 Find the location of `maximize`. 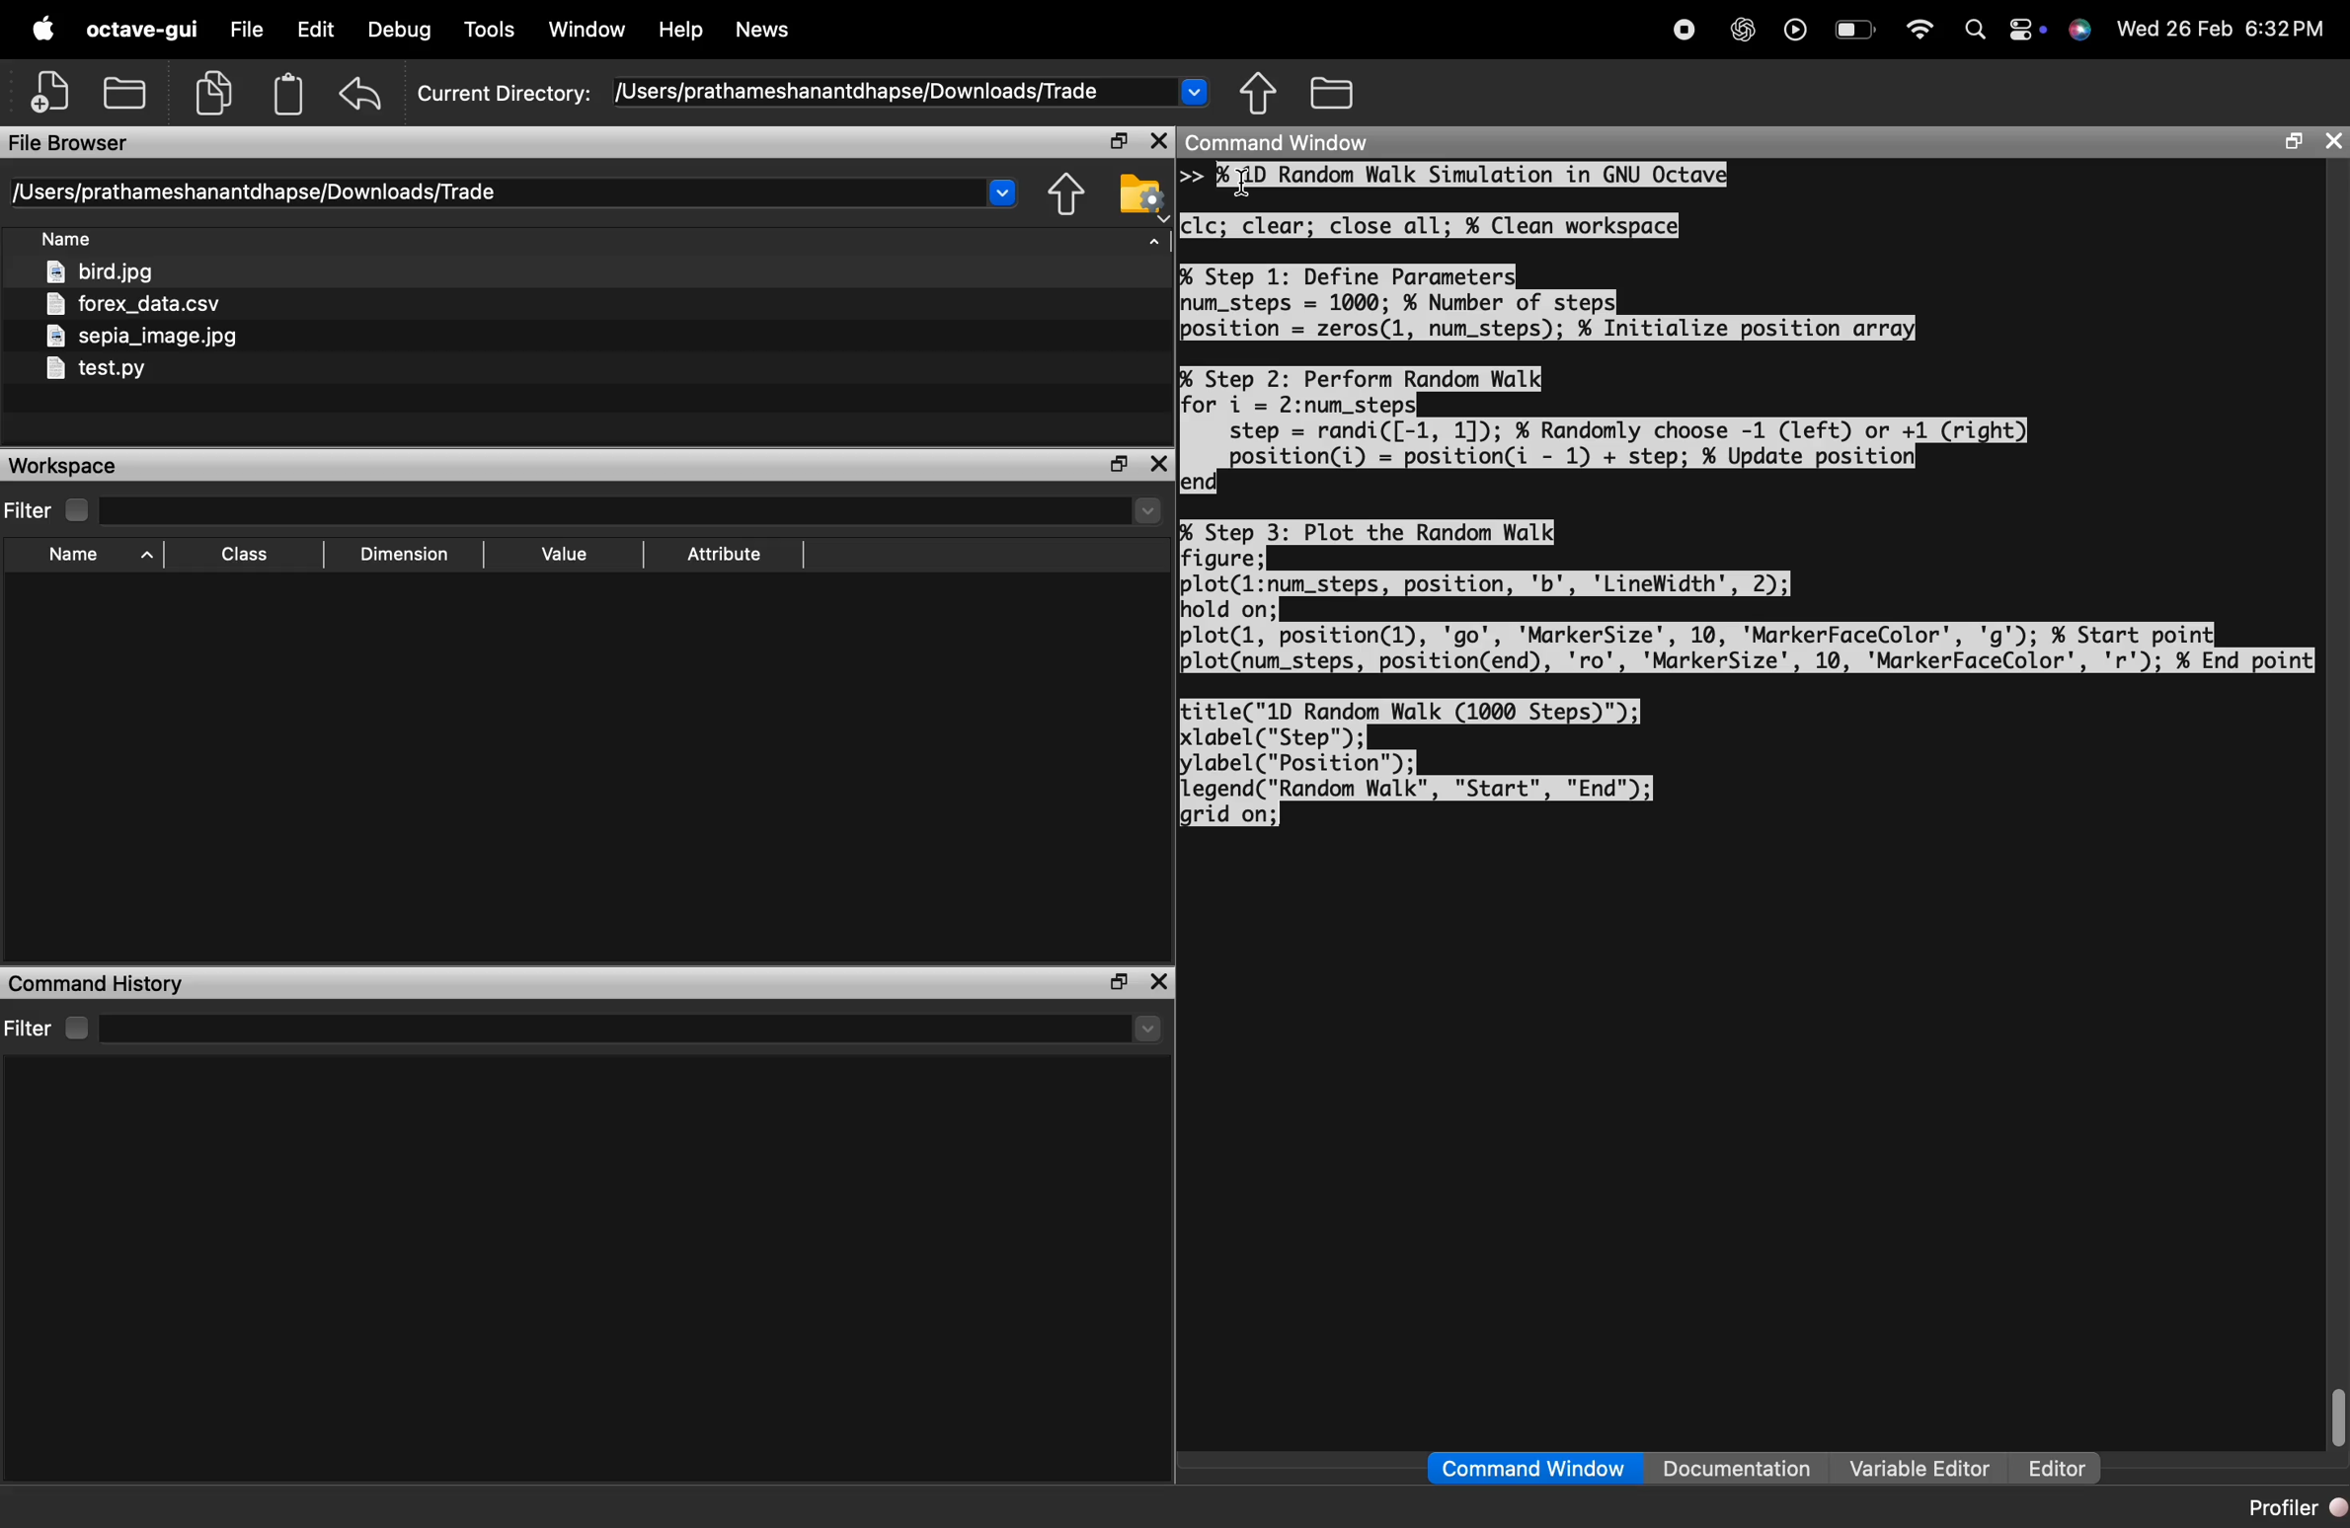

maximize is located at coordinates (1118, 463).